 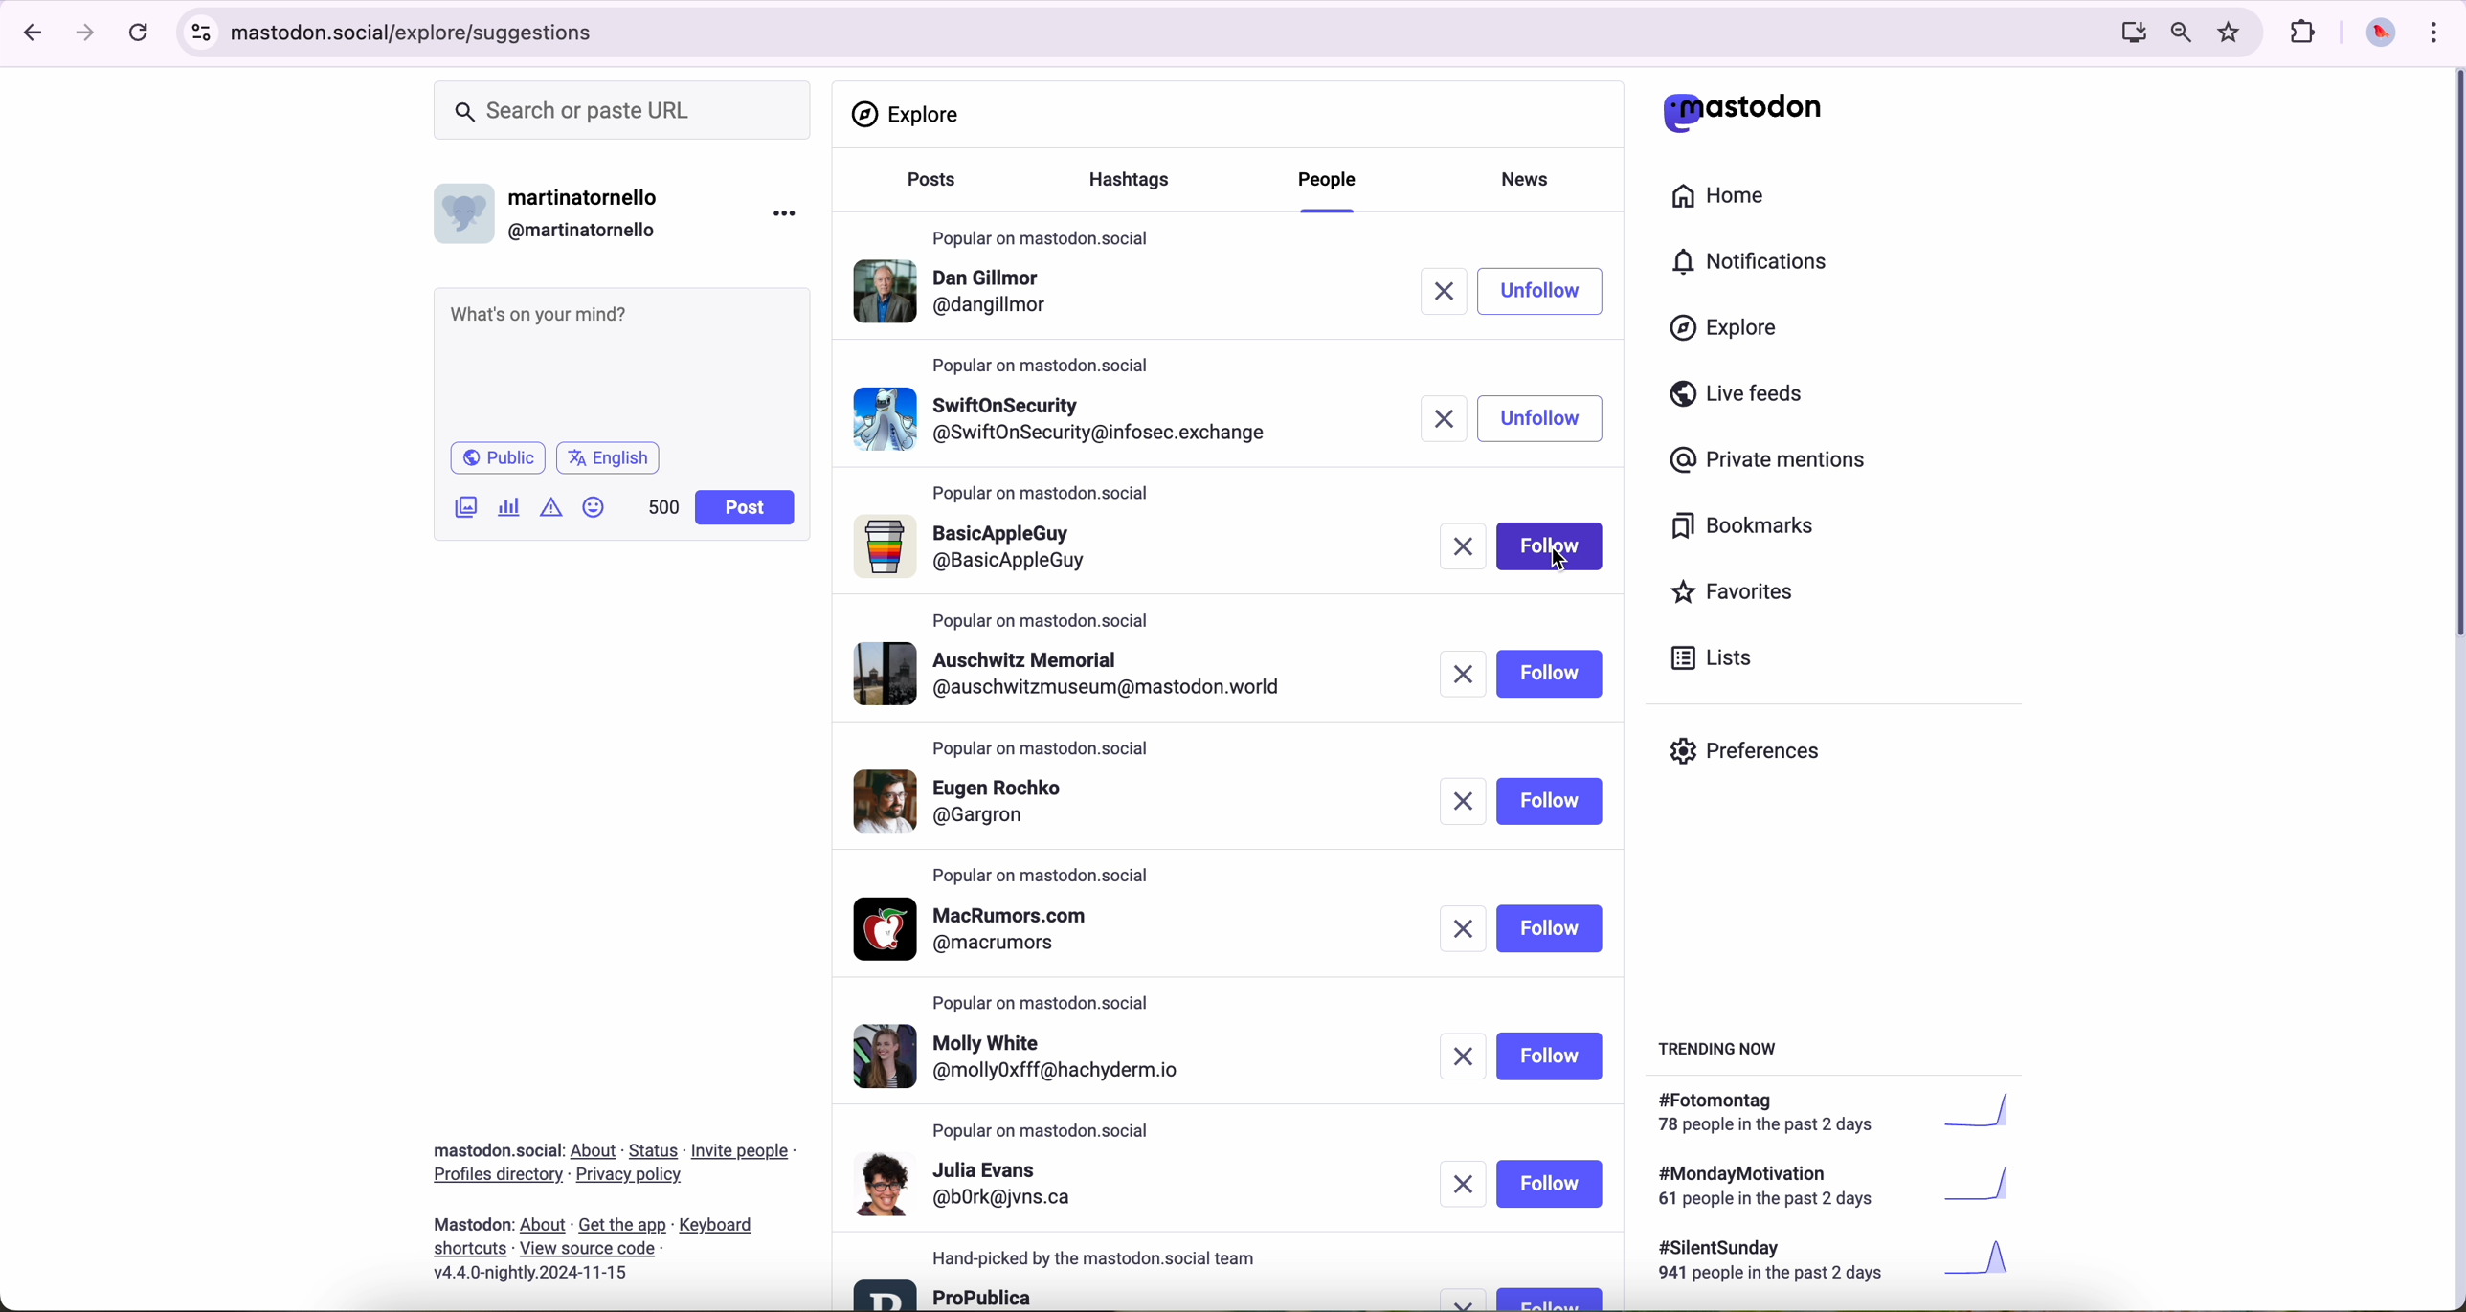 What do you see at coordinates (2305, 33) in the screenshot?
I see `extensions` at bounding box center [2305, 33].